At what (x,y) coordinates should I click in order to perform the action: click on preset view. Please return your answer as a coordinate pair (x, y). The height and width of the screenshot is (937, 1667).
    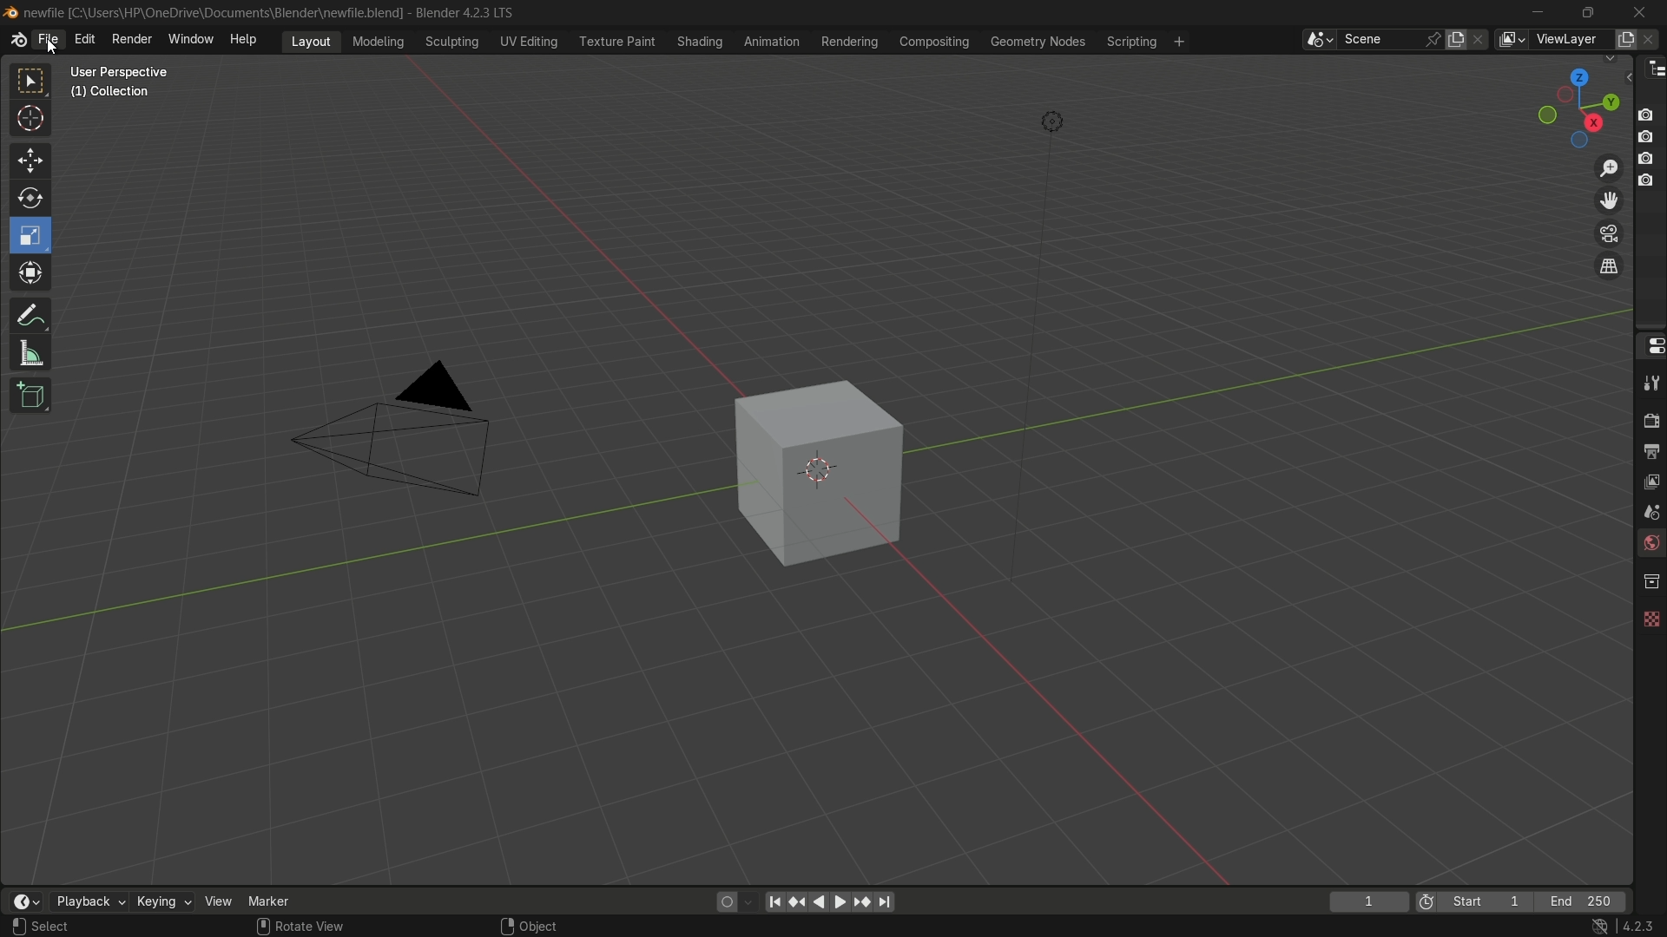
    Looking at the image, I should click on (1573, 104).